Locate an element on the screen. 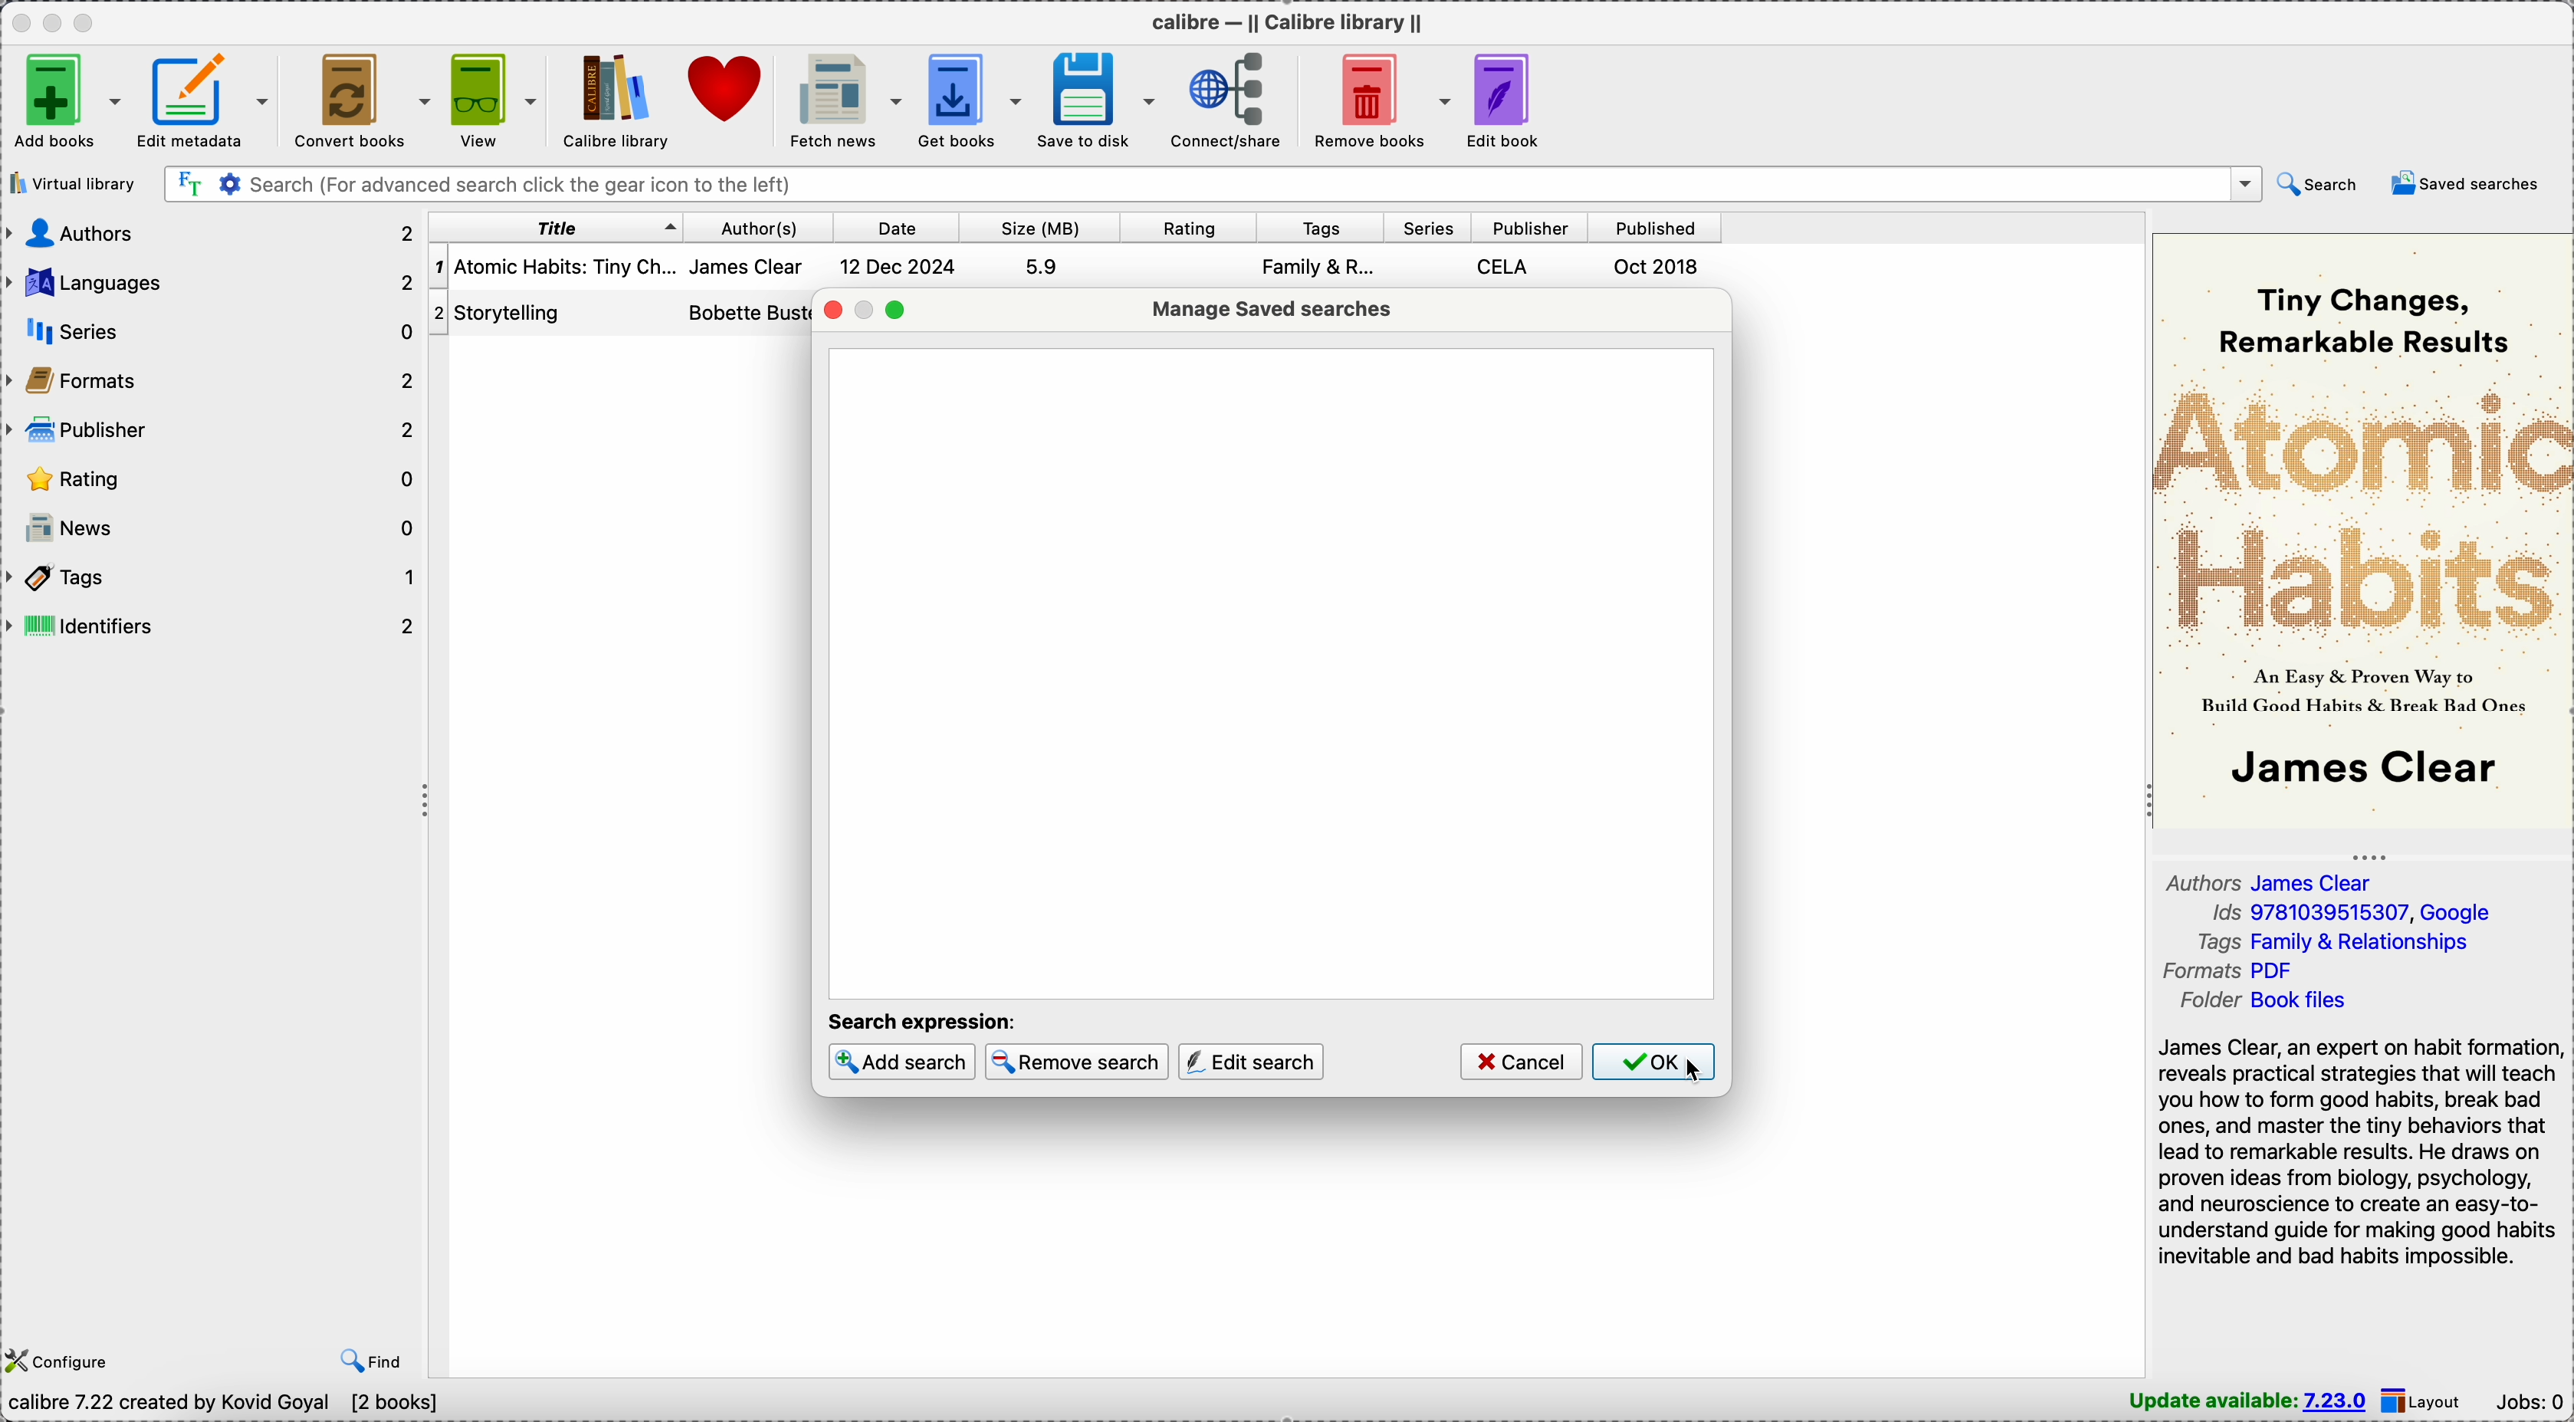 This screenshot has height=1422, width=2574. jobs: 0 is located at coordinates (2532, 1404).